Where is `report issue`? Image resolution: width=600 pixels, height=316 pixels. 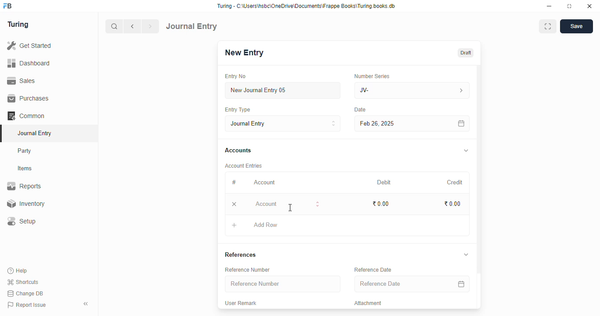
report issue is located at coordinates (27, 305).